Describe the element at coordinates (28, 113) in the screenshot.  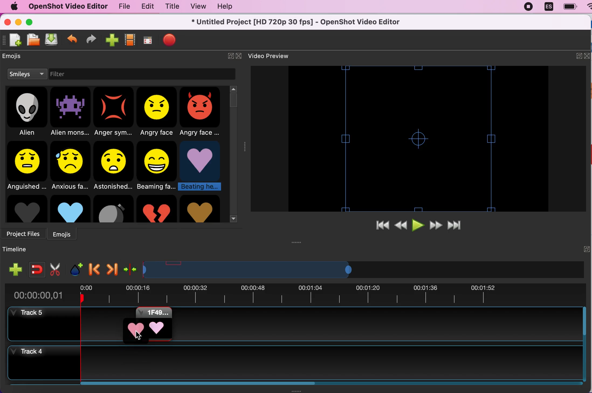
I see `alien` at that location.